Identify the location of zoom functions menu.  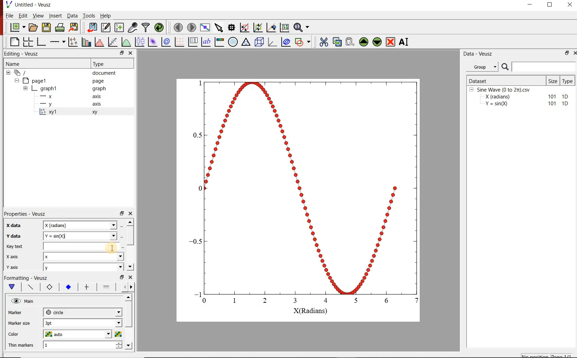
(302, 26).